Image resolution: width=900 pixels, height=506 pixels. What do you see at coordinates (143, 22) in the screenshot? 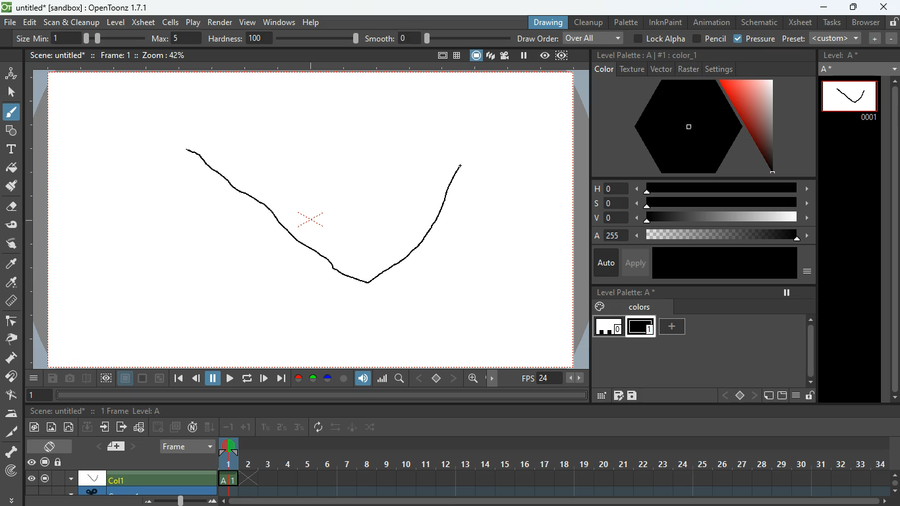
I see `xsheet` at bounding box center [143, 22].